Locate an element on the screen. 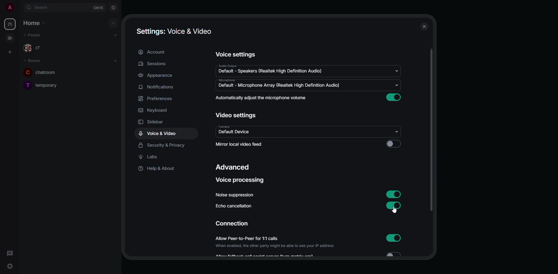 This screenshot has width=558, height=274. toggle is located at coordinates (393, 253).